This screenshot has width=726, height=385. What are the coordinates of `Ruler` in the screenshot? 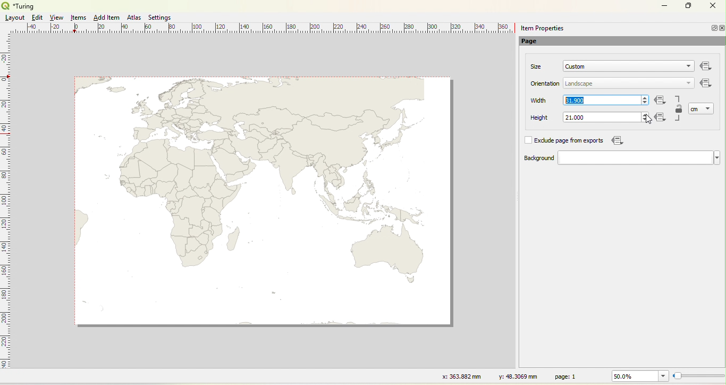 It's located at (6, 208).